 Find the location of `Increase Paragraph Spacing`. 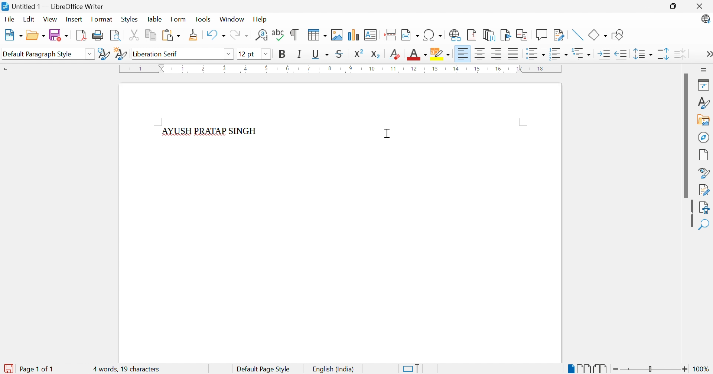

Increase Paragraph Spacing is located at coordinates (662, 53).